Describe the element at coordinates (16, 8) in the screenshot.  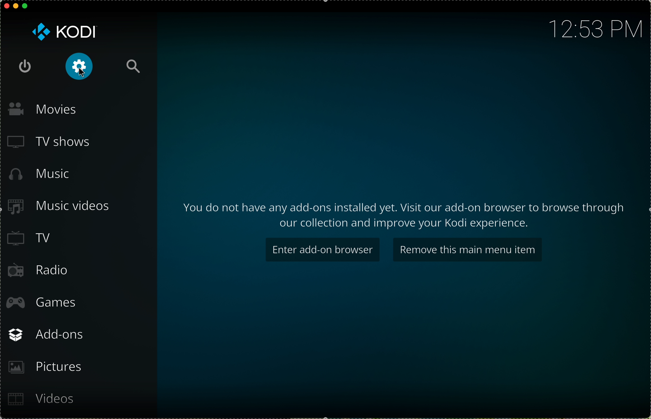
I see `minimize` at that location.